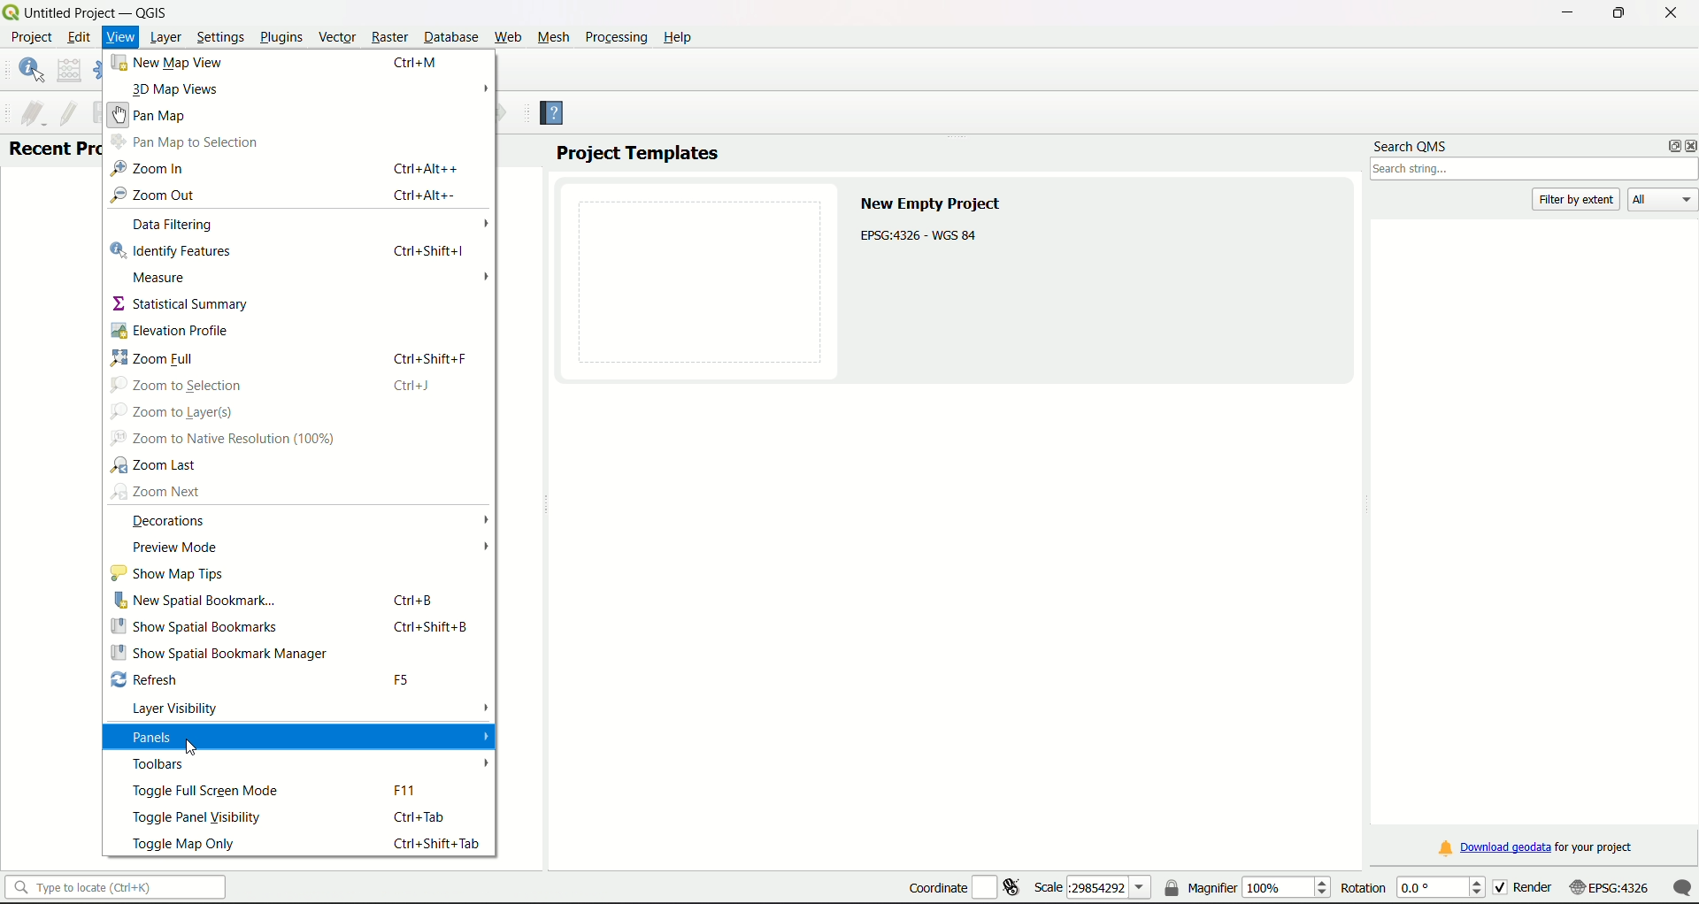  What do you see at coordinates (168, 523) in the screenshot?
I see `decorations` at bounding box center [168, 523].